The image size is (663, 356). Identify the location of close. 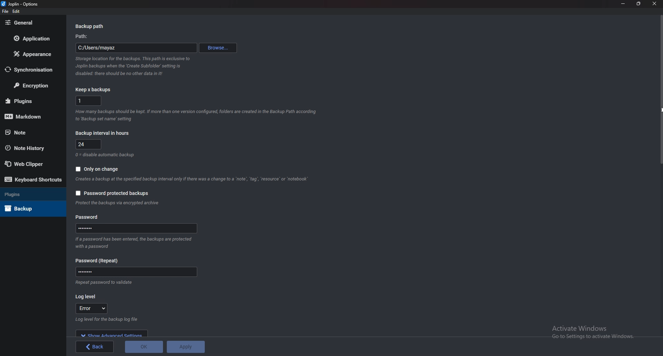
(654, 3).